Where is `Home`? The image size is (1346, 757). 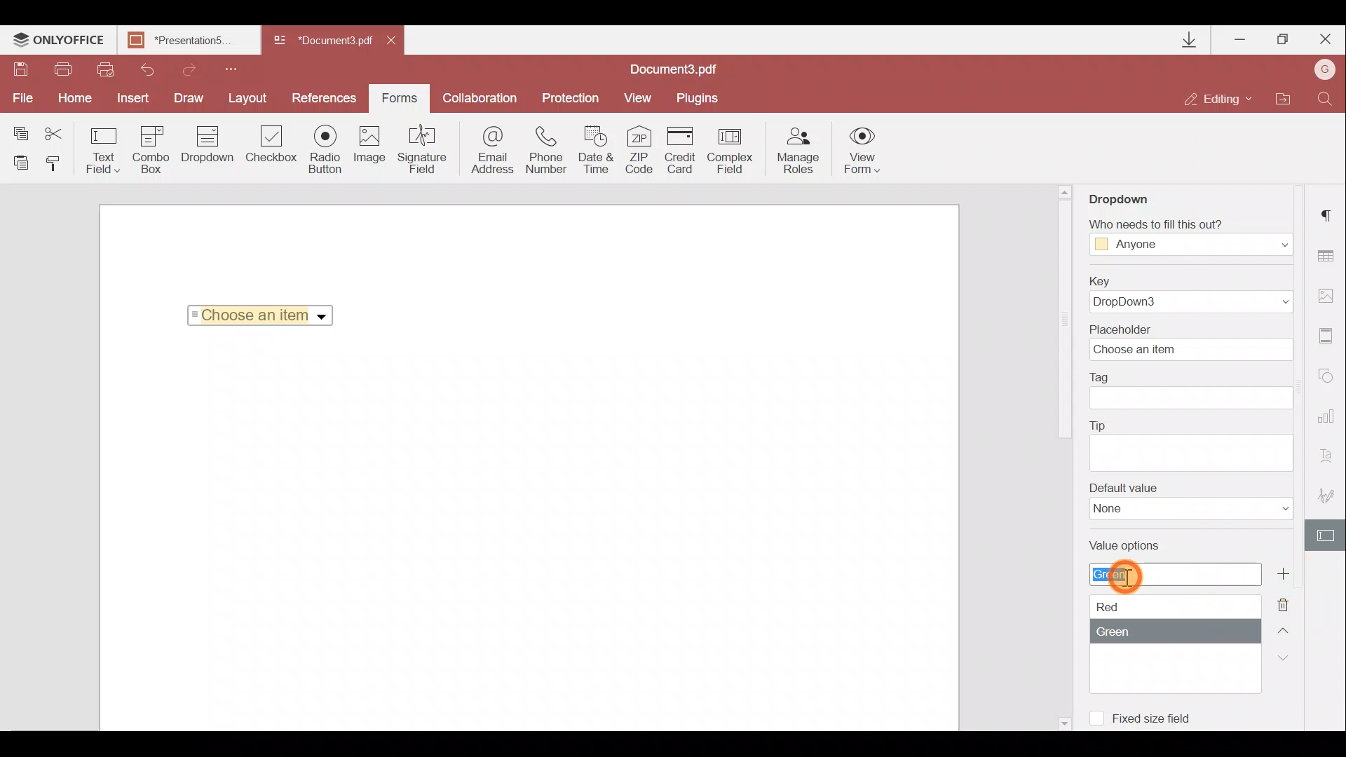
Home is located at coordinates (79, 99).